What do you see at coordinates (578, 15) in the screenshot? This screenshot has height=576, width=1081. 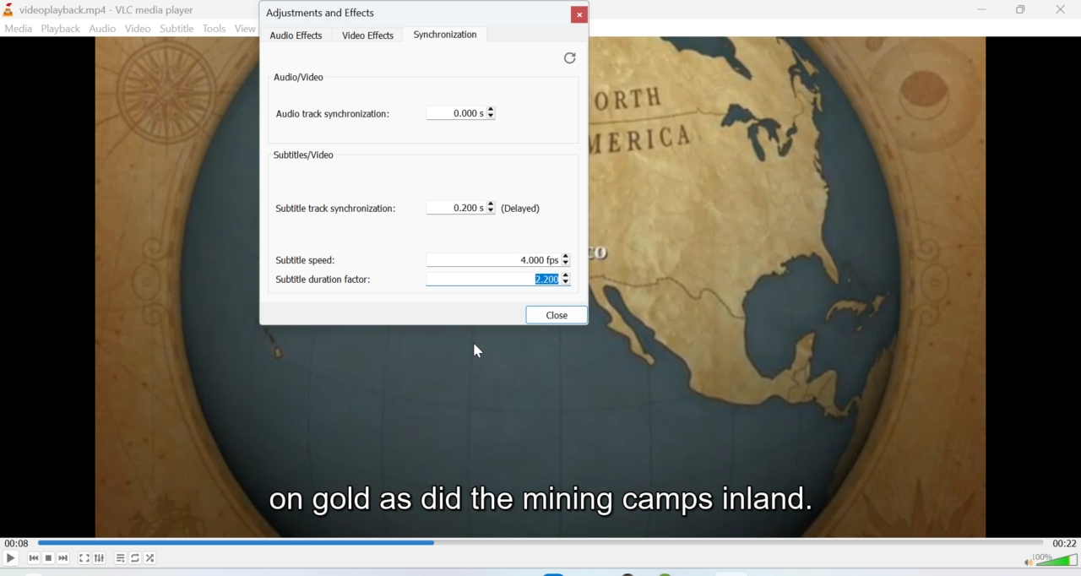 I see `Close` at bounding box center [578, 15].